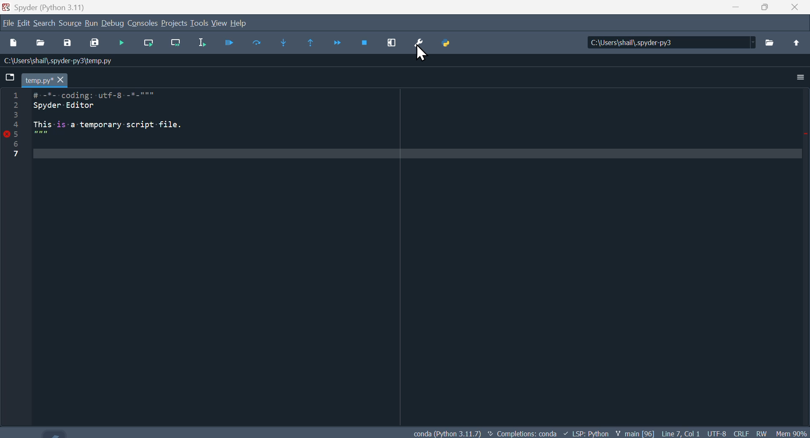 This screenshot has height=438, width=810. I want to click on Continue execution until same function returns, so click(312, 44).